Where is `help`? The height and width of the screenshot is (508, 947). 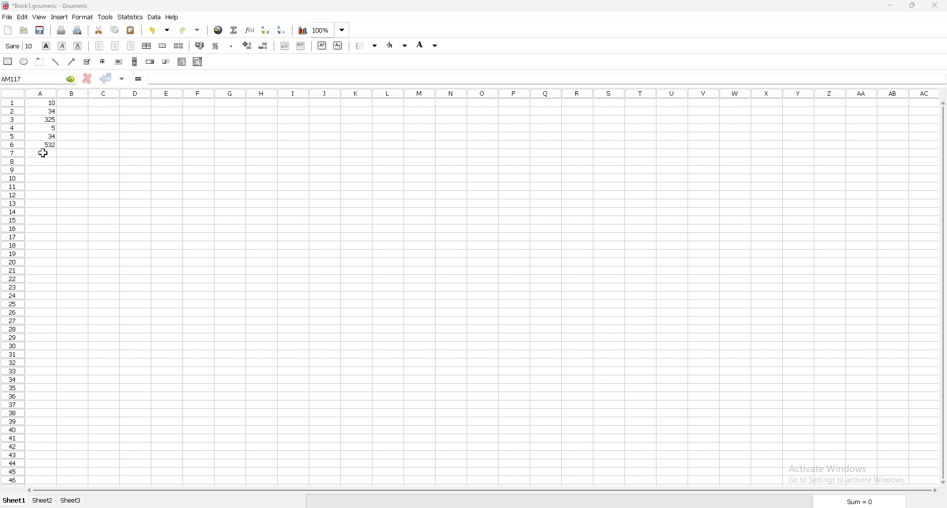
help is located at coordinates (173, 17).